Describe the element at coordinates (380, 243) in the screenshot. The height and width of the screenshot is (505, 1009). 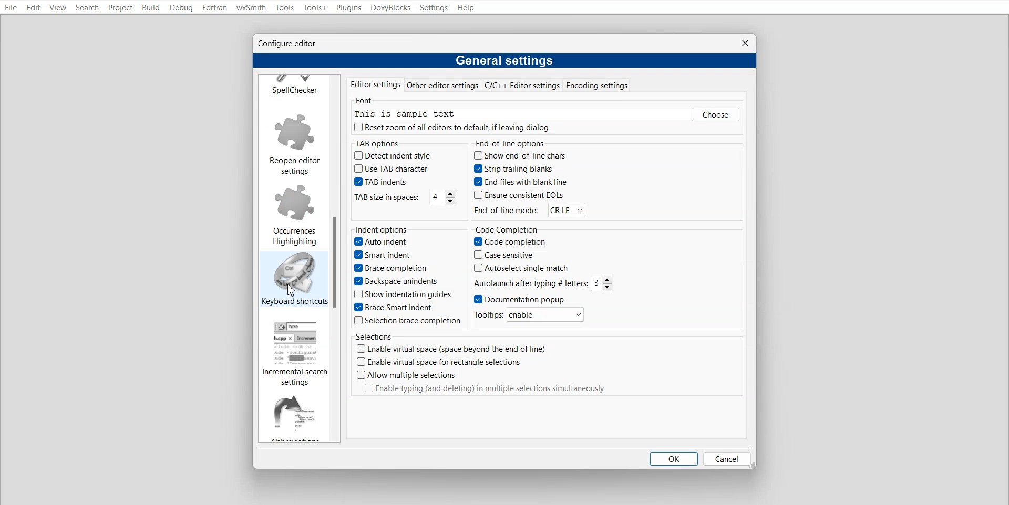
I see `Auto indent` at that location.